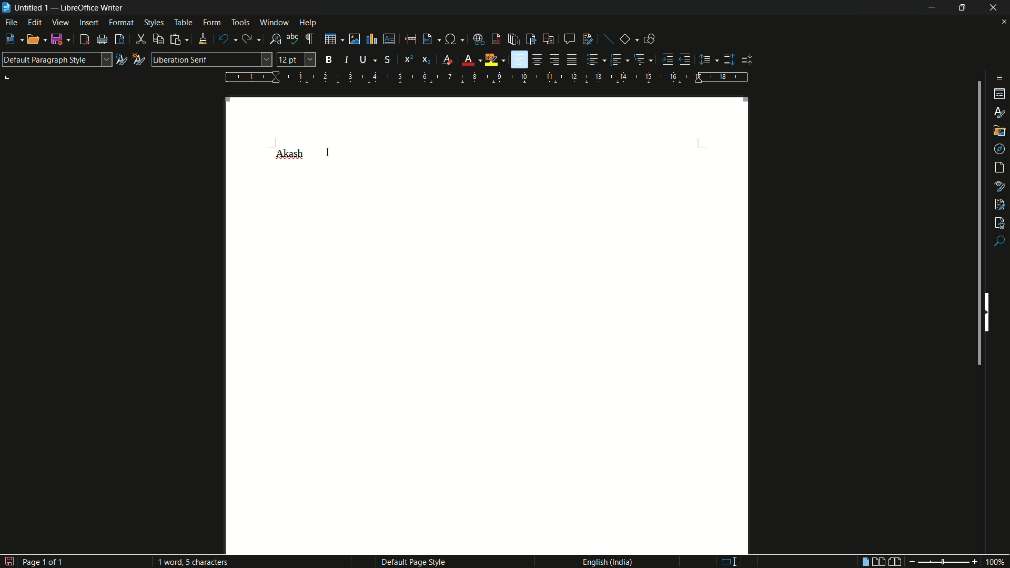 This screenshot has height=568, width=1010. What do you see at coordinates (519, 60) in the screenshot?
I see `align left` at bounding box center [519, 60].